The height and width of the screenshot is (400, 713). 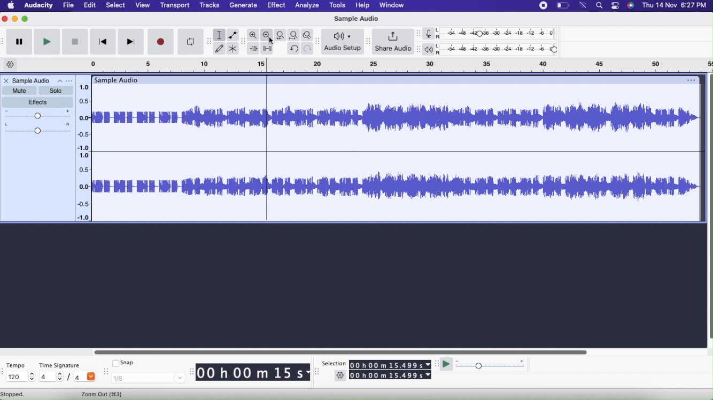 I want to click on Share Audio, so click(x=393, y=42).